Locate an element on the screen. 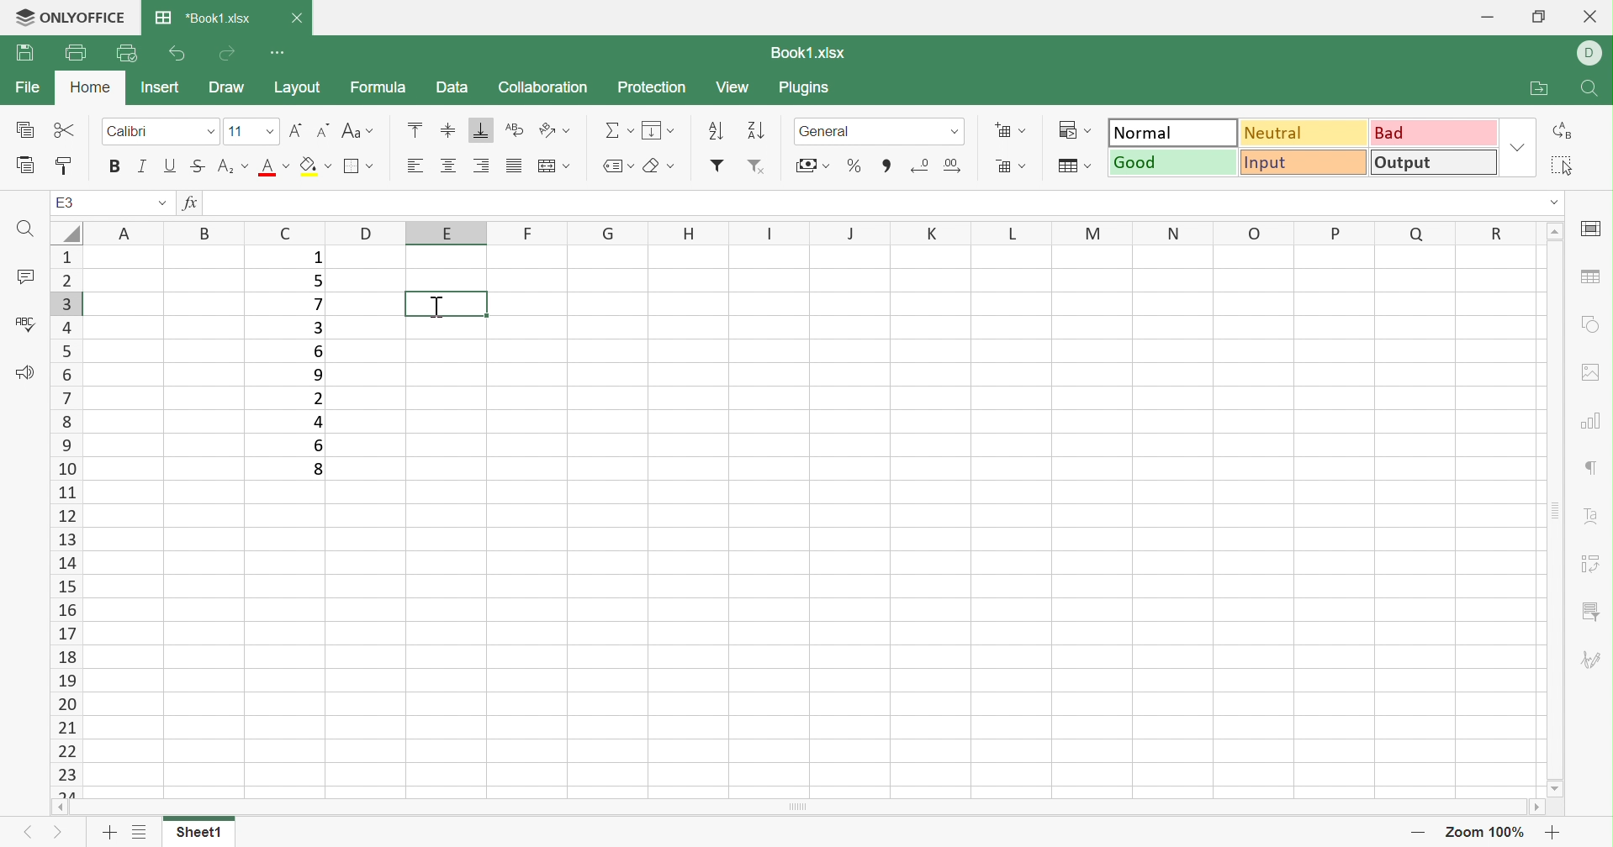  Strikethrough is located at coordinates (201, 167).